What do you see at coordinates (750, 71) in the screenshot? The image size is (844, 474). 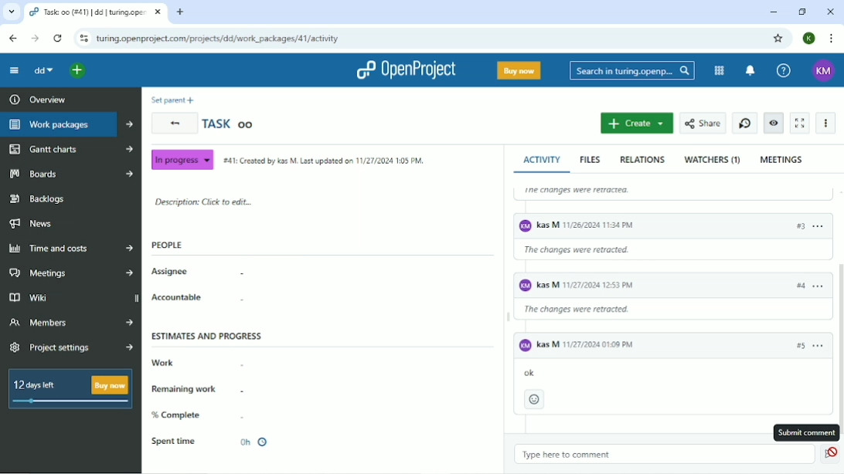 I see `To notification center` at bounding box center [750, 71].